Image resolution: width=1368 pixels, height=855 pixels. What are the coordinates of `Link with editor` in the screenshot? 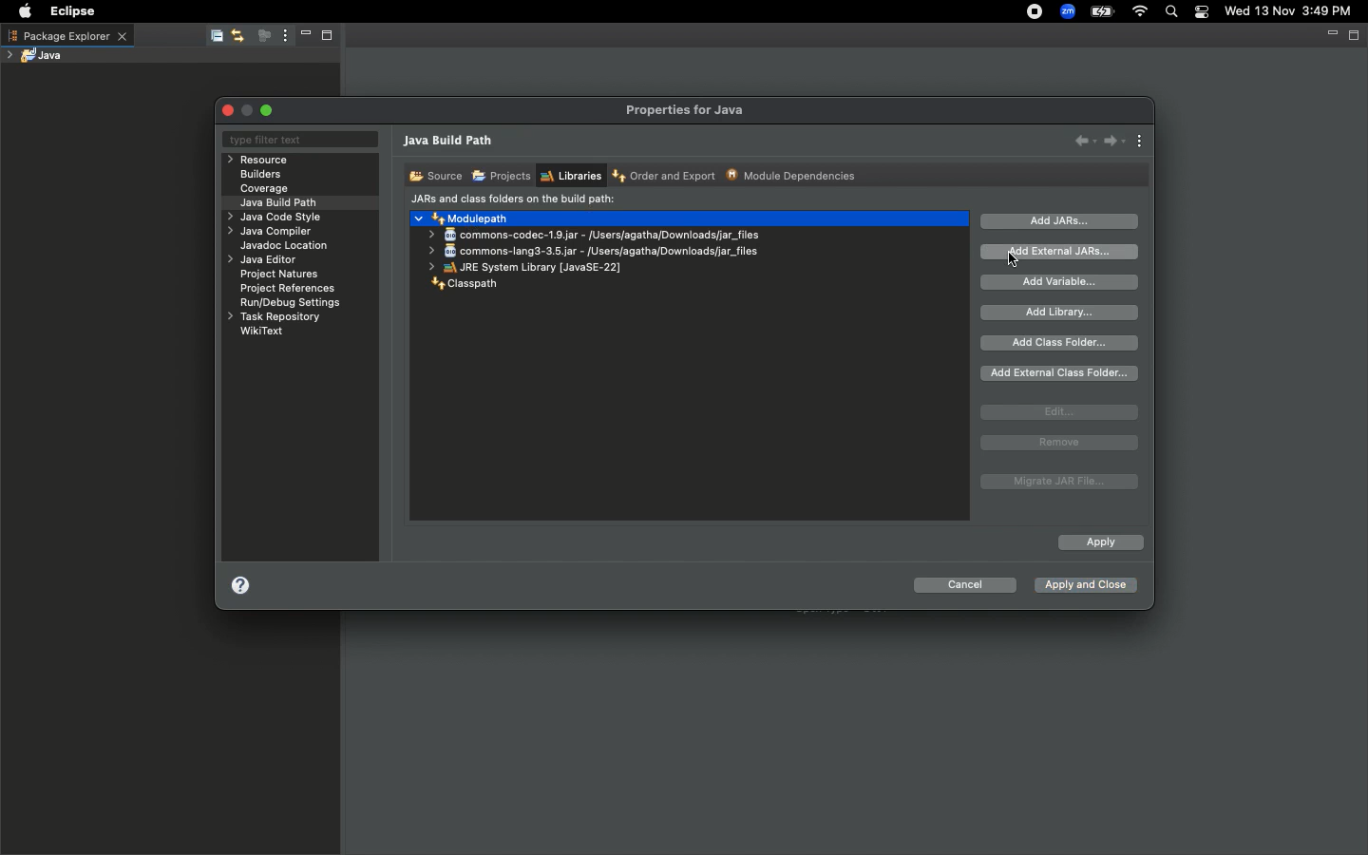 It's located at (238, 35).